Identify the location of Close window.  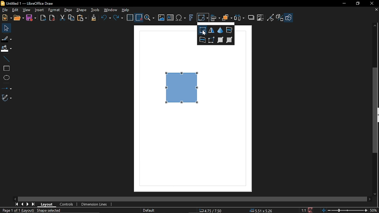
(372, 4).